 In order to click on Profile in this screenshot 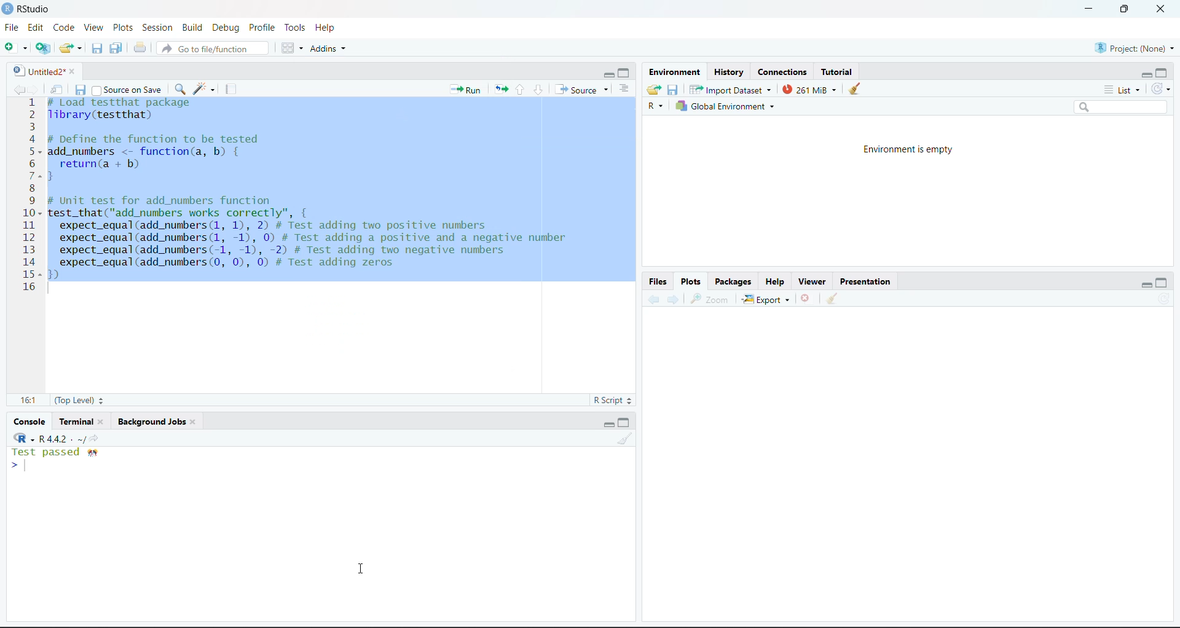, I will do `click(261, 27)`.